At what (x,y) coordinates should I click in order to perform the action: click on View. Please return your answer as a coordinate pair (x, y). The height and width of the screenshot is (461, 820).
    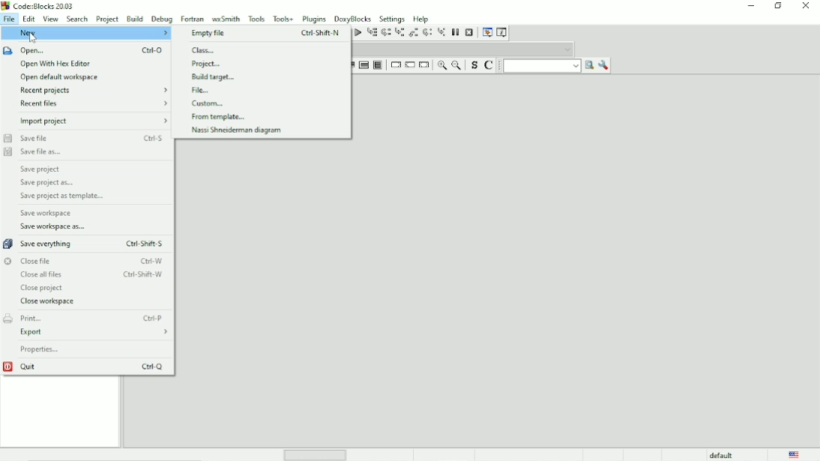
    Looking at the image, I should click on (50, 19).